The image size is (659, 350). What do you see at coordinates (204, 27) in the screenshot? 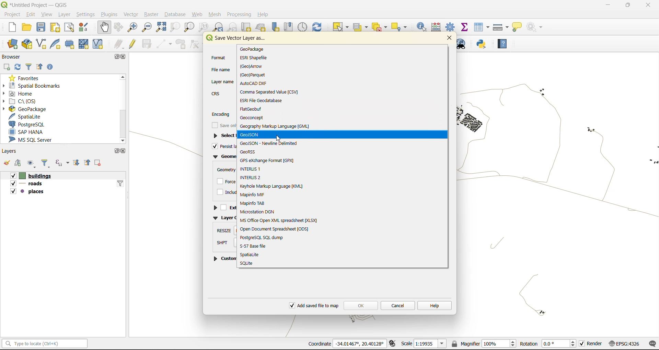
I see `zoom native` at bounding box center [204, 27].